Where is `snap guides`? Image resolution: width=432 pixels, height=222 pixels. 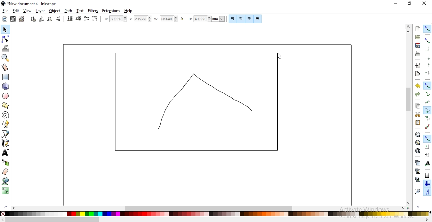 snap guides is located at coordinates (426, 192).